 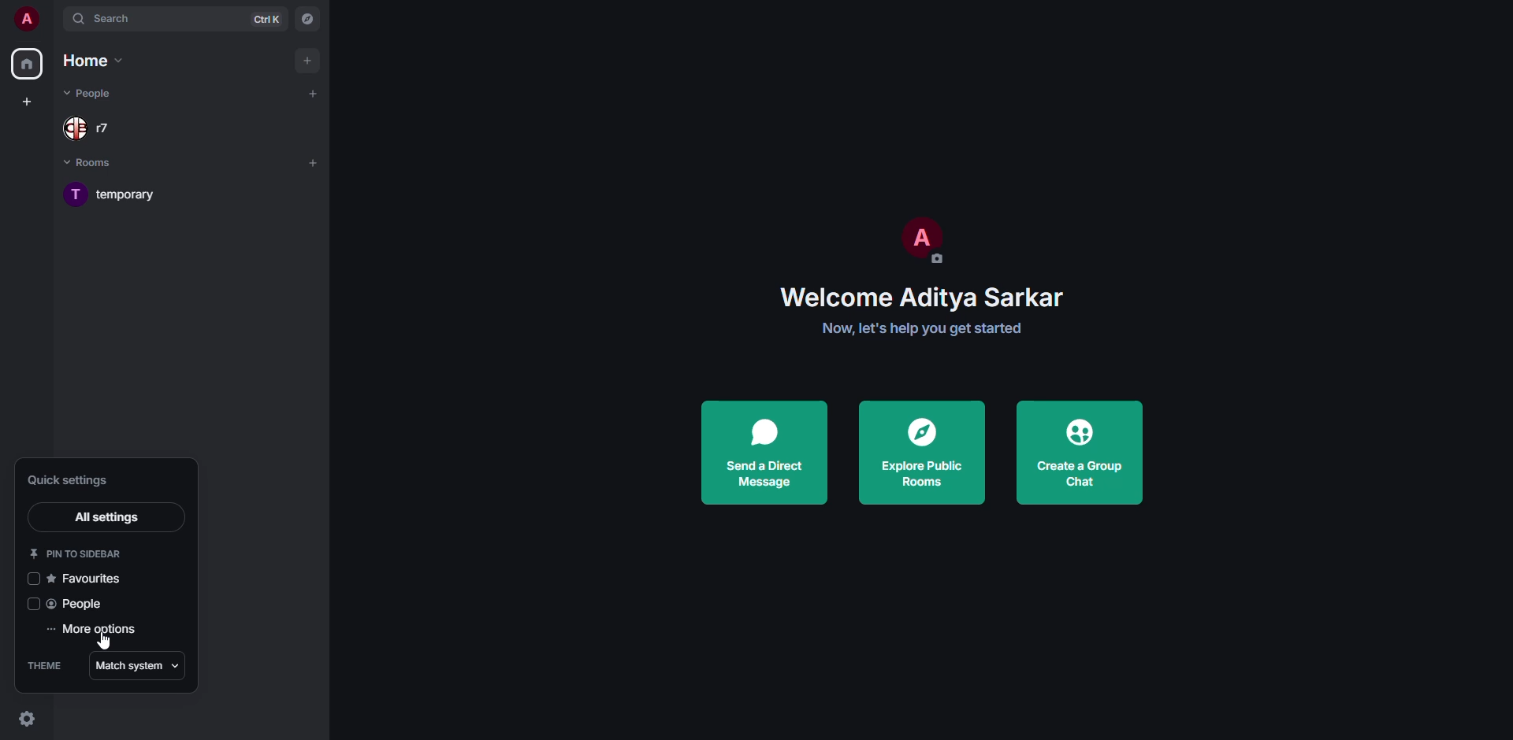 What do you see at coordinates (132, 193) in the screenshot?
I see `room` at bounding box center [132, 193].